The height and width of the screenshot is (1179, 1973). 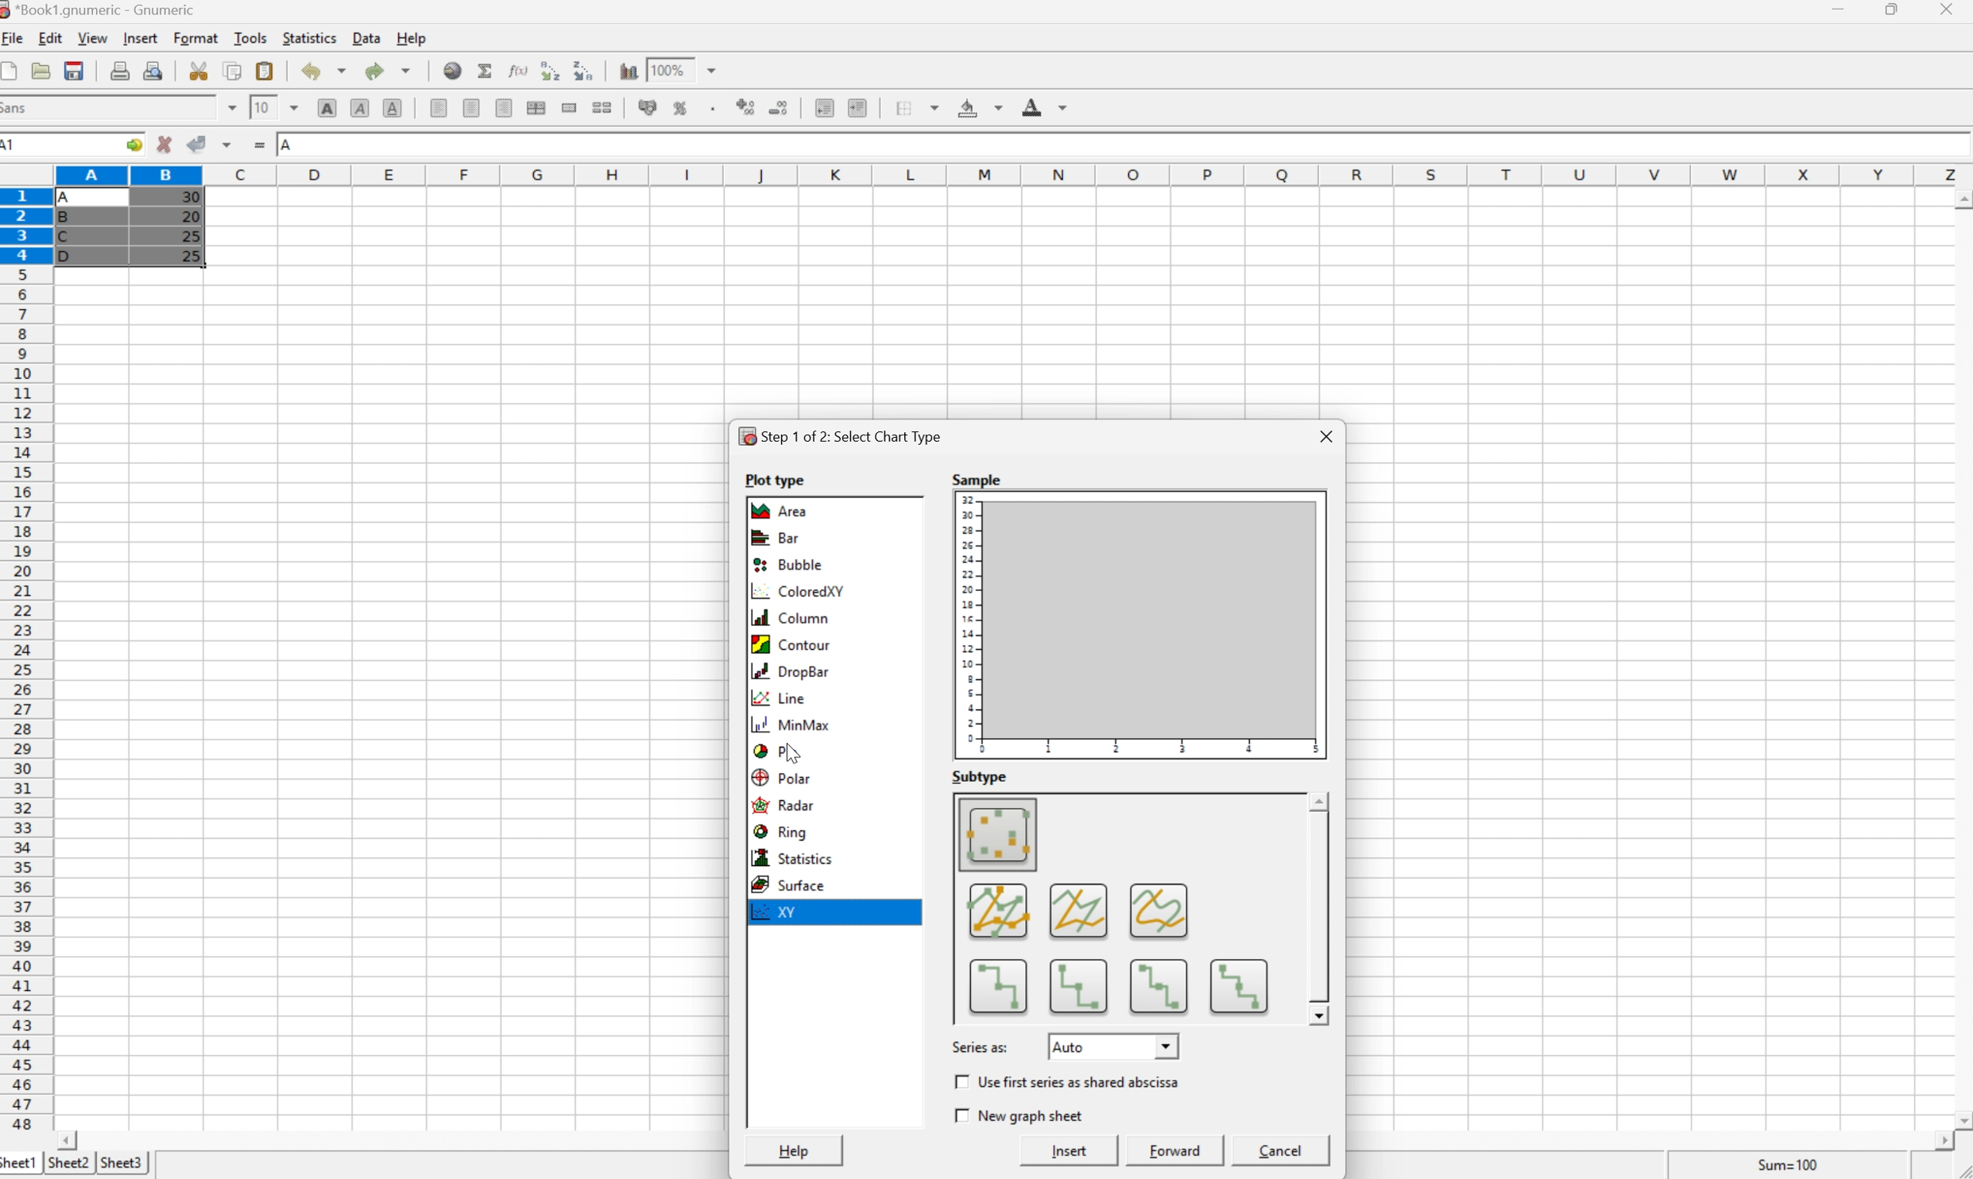 What do you see at coordinates (263, 106) in the screenshot?
I see `10` at bounding box center [263, 106].